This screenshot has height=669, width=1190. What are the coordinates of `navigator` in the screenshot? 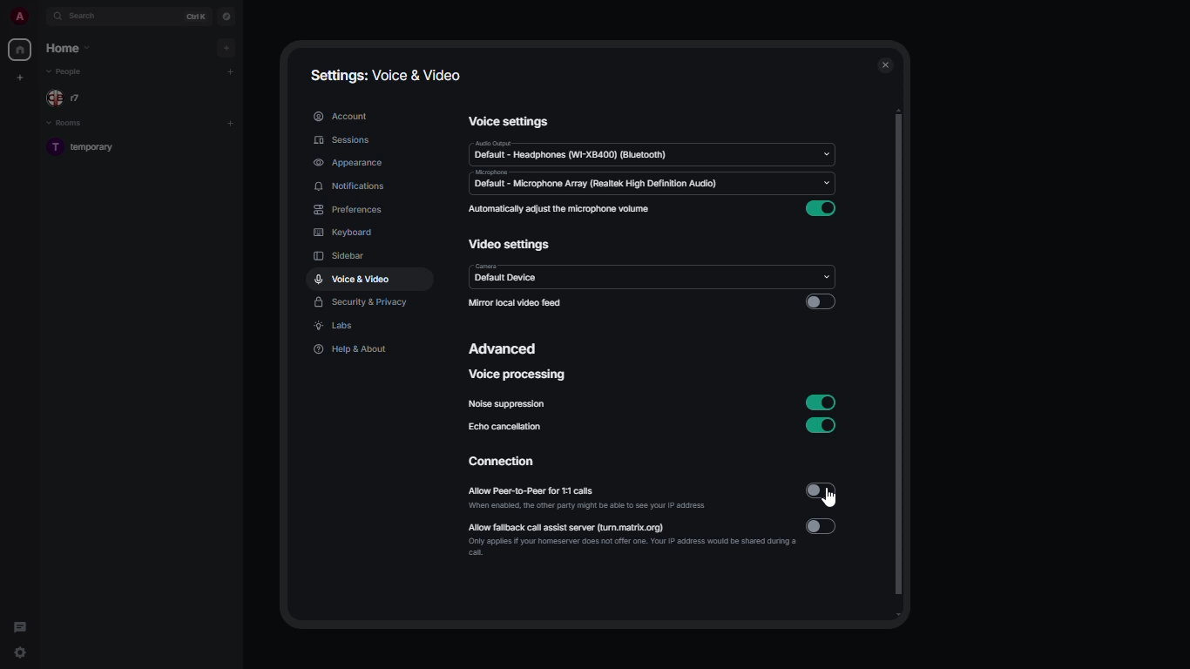 It's located at (226, 16).